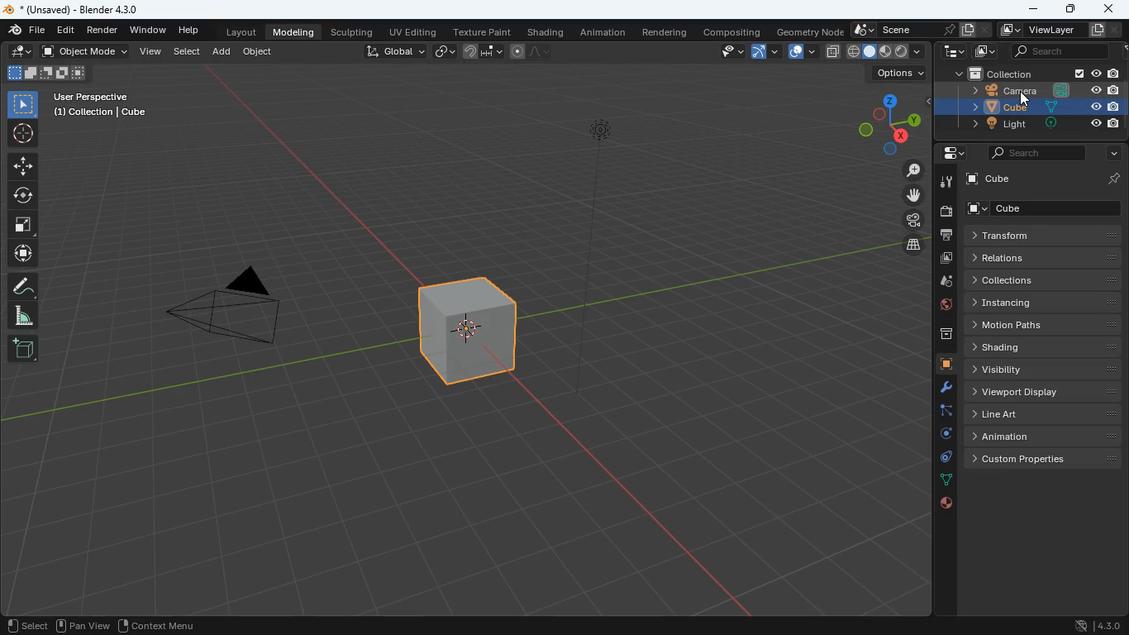  What do you see at coordinates (22, 194) in the screenshot?
I see `rotation` at bounding box center [22, 194].